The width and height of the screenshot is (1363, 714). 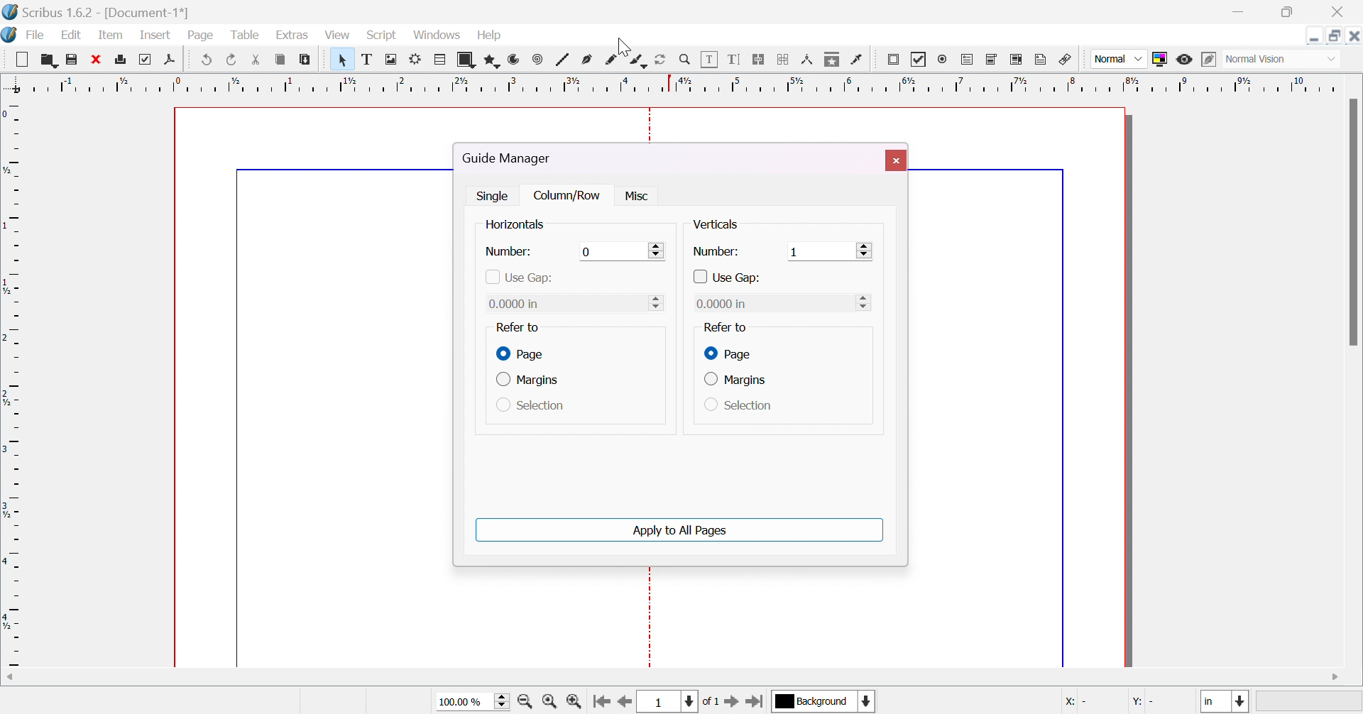 What do you see at coordinates (737, 59) in the screenshot?
I see `edit text with story editor` at bounding box center [737, 59].